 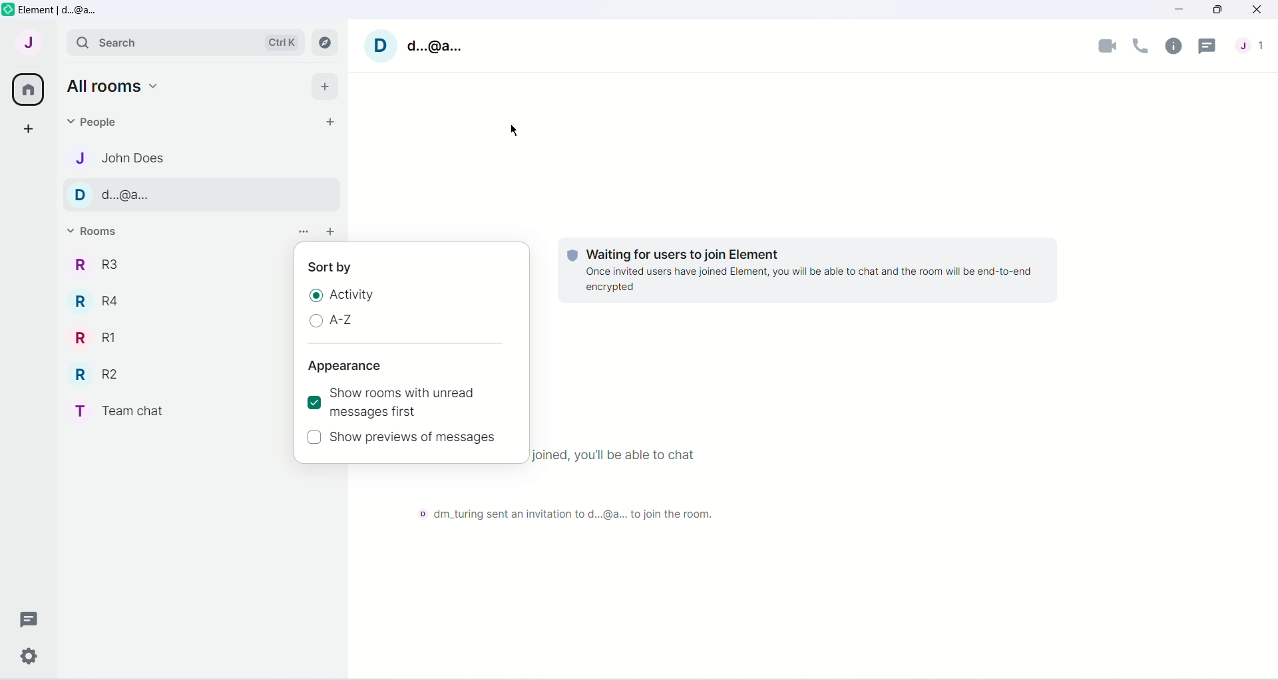 What do you see at coordinates (313, 402) in the screenshot?
I see `Check box checked` at bounding box center [313, 402].